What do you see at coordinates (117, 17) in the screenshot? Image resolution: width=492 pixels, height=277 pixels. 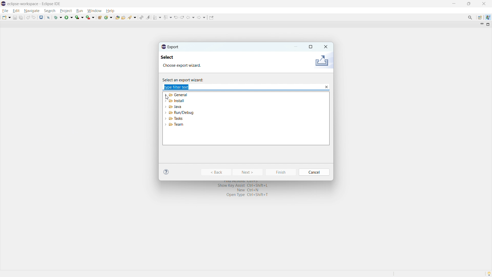 I see `open type` at bounding box center [117, 17].